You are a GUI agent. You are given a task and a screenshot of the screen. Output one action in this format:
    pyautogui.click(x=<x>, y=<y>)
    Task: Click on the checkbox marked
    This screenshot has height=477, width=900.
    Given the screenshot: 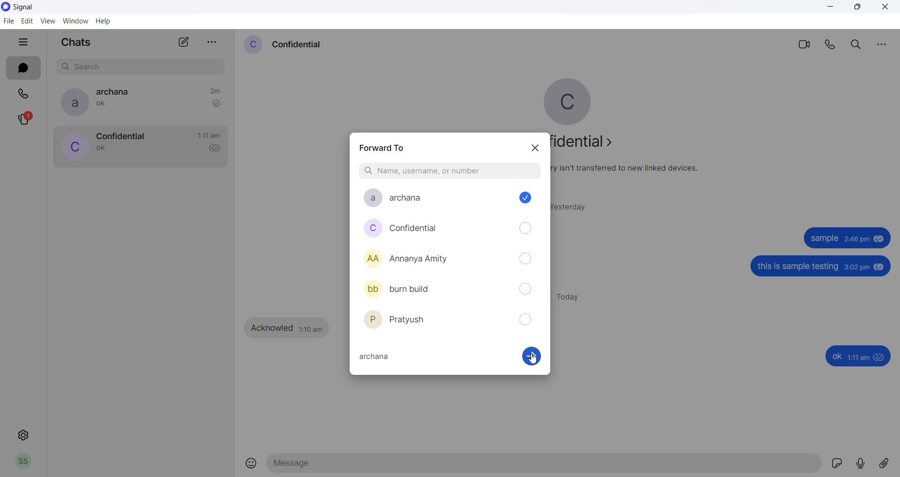 What is the action you would take?
    pyautogui.click(x=527, y=198)
    